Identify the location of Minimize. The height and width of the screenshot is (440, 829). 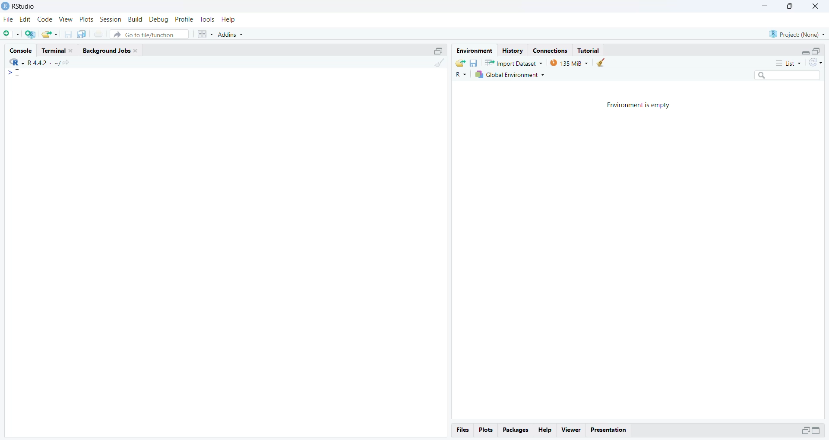
(803, 51).